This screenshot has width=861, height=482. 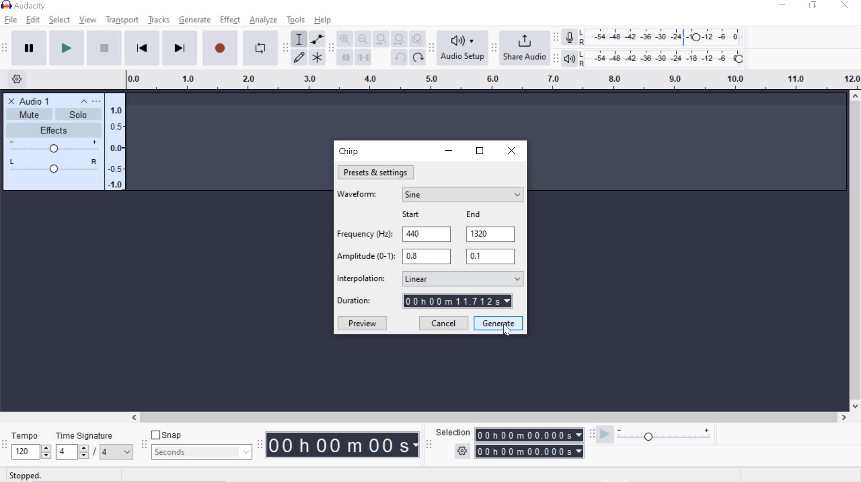 I want to click on selection time, so click(x=521, y=451).